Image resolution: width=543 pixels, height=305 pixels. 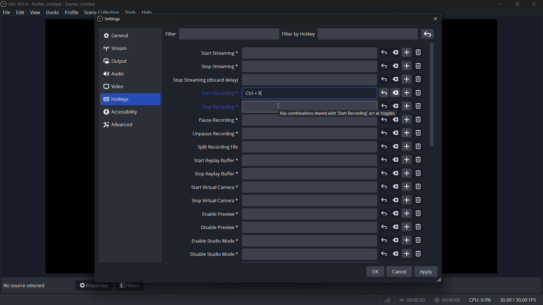 What do you see at coordinates (419, 174) in the screenshot?
I see `remove` at bounding box center [419, 174].